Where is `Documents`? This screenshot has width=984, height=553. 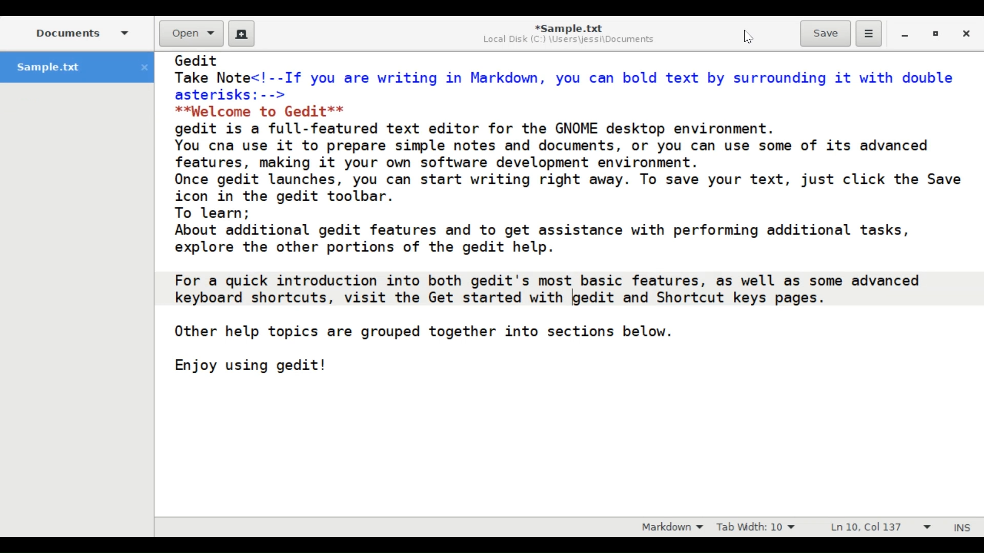 Documents is located at coordinates (85, 32).